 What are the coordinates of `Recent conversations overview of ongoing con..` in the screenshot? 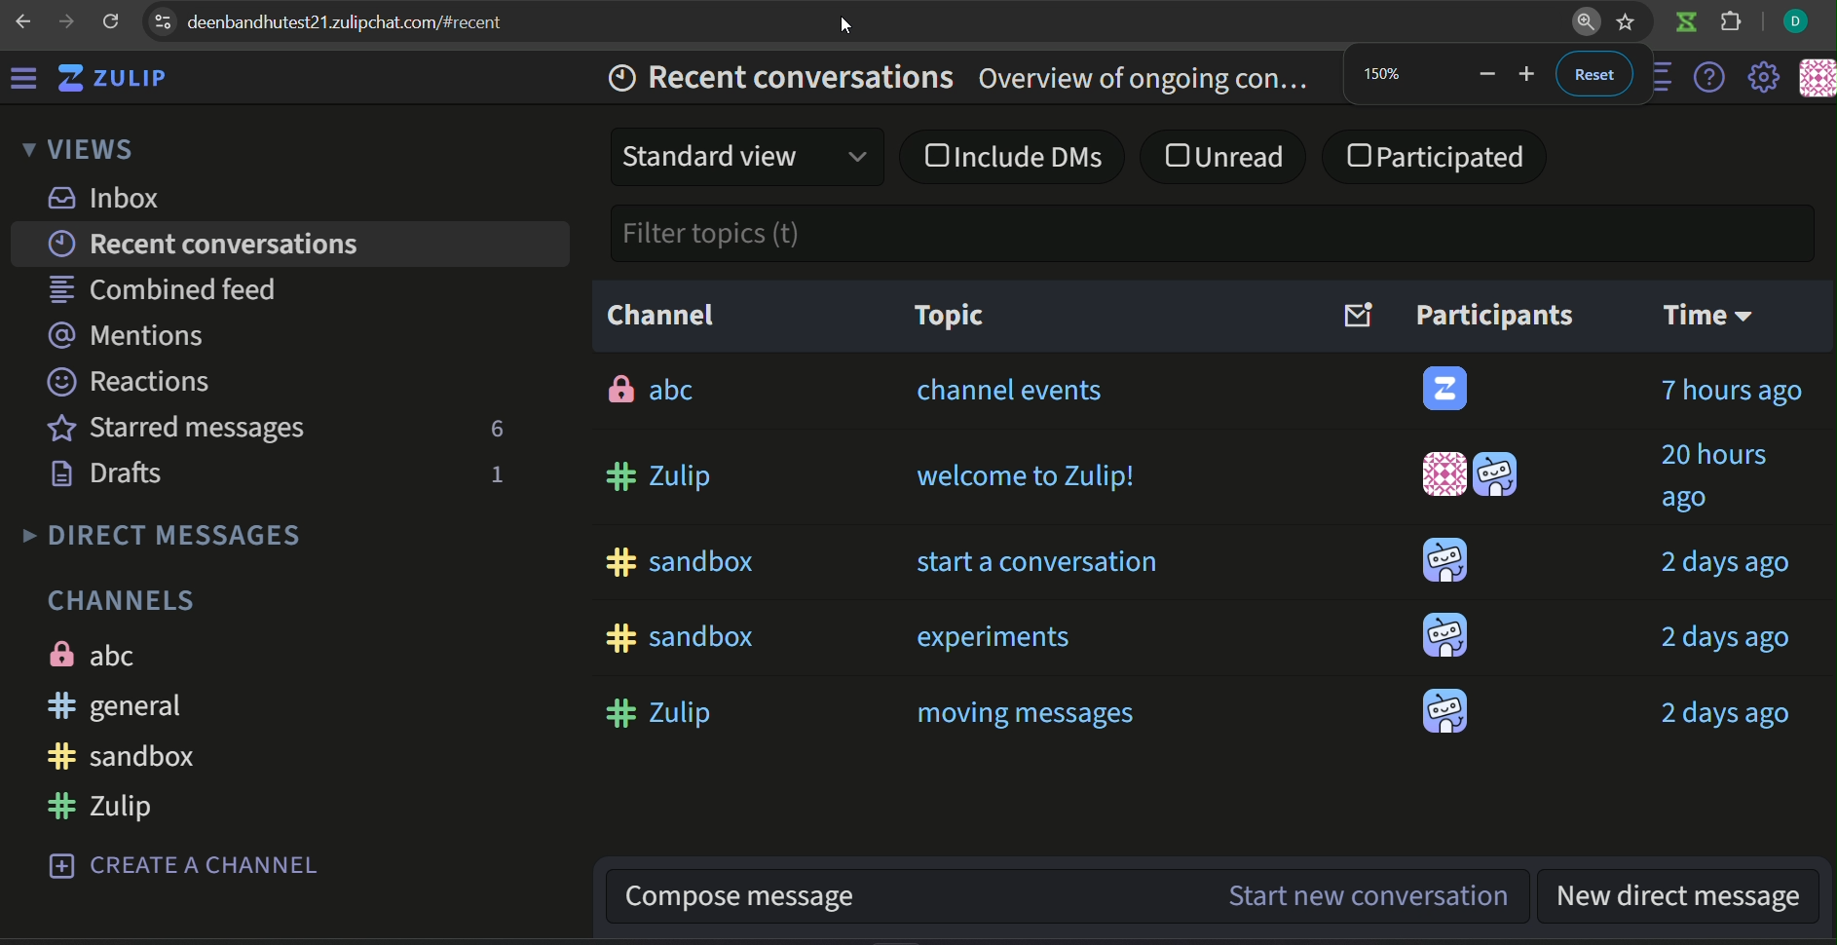 It's located at (967, 78).